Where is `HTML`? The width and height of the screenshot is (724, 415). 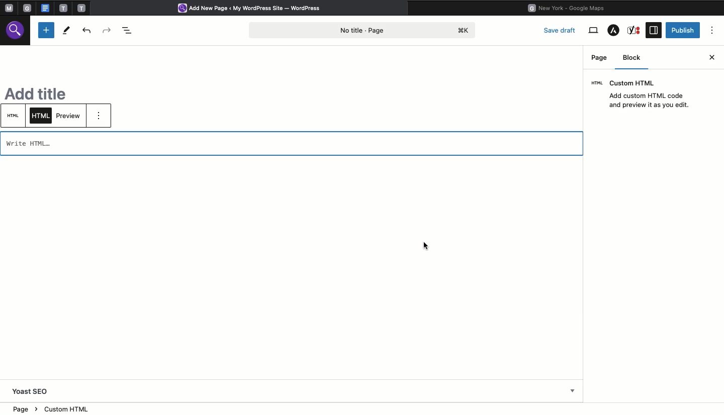 HTML is located at coordinates (41, 116).